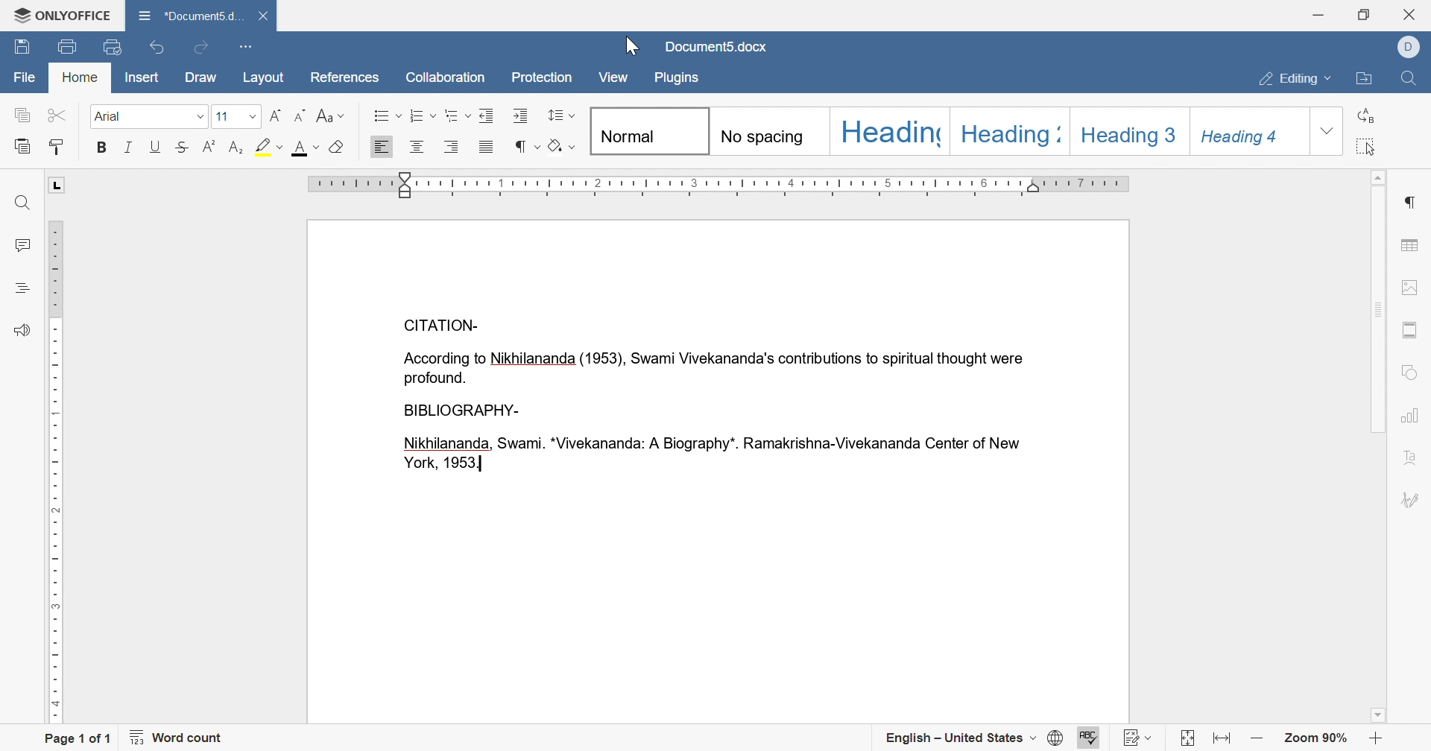 Image resolution: width=1431 pixels, height=751 pixels. I want to click on find, so click(1412, 79).